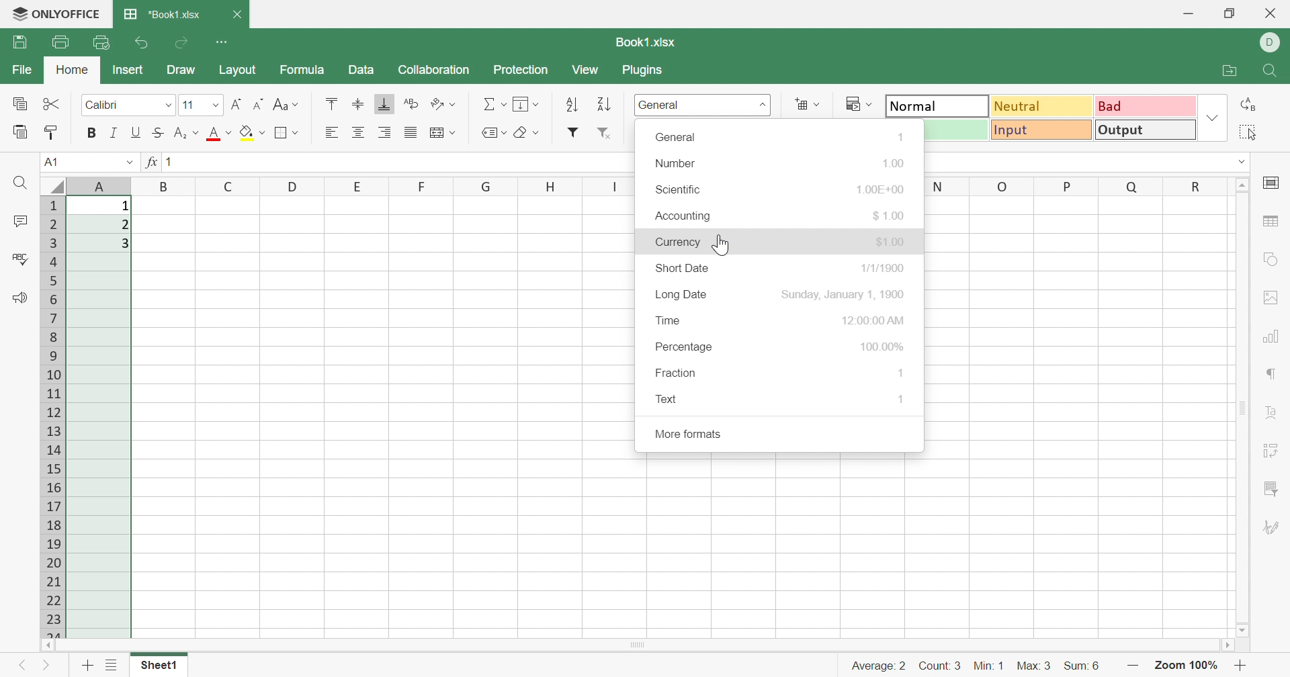 This screenshot has height=677, width=1290. What do you see at coordinates (902, 400) in the screenshot?
I see `1` at bounding box center [902, 400].